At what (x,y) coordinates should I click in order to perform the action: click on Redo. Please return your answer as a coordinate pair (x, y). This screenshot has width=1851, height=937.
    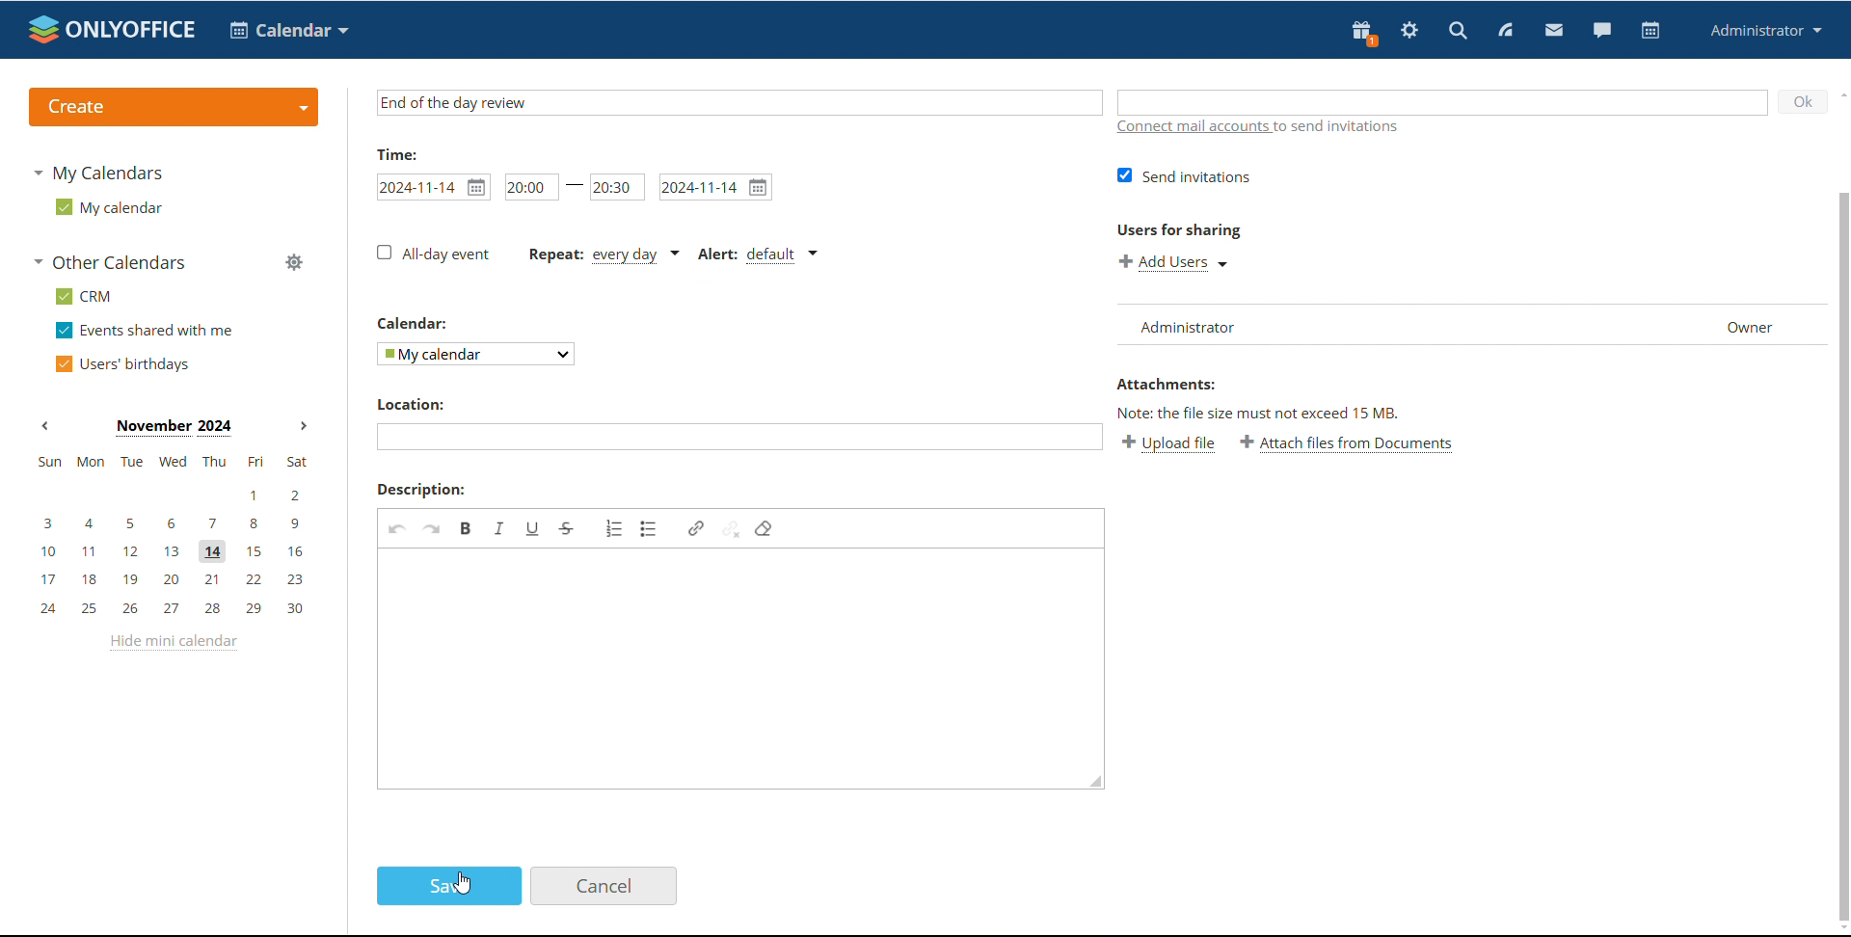
    Looking at the image, I should click on (433, 527).